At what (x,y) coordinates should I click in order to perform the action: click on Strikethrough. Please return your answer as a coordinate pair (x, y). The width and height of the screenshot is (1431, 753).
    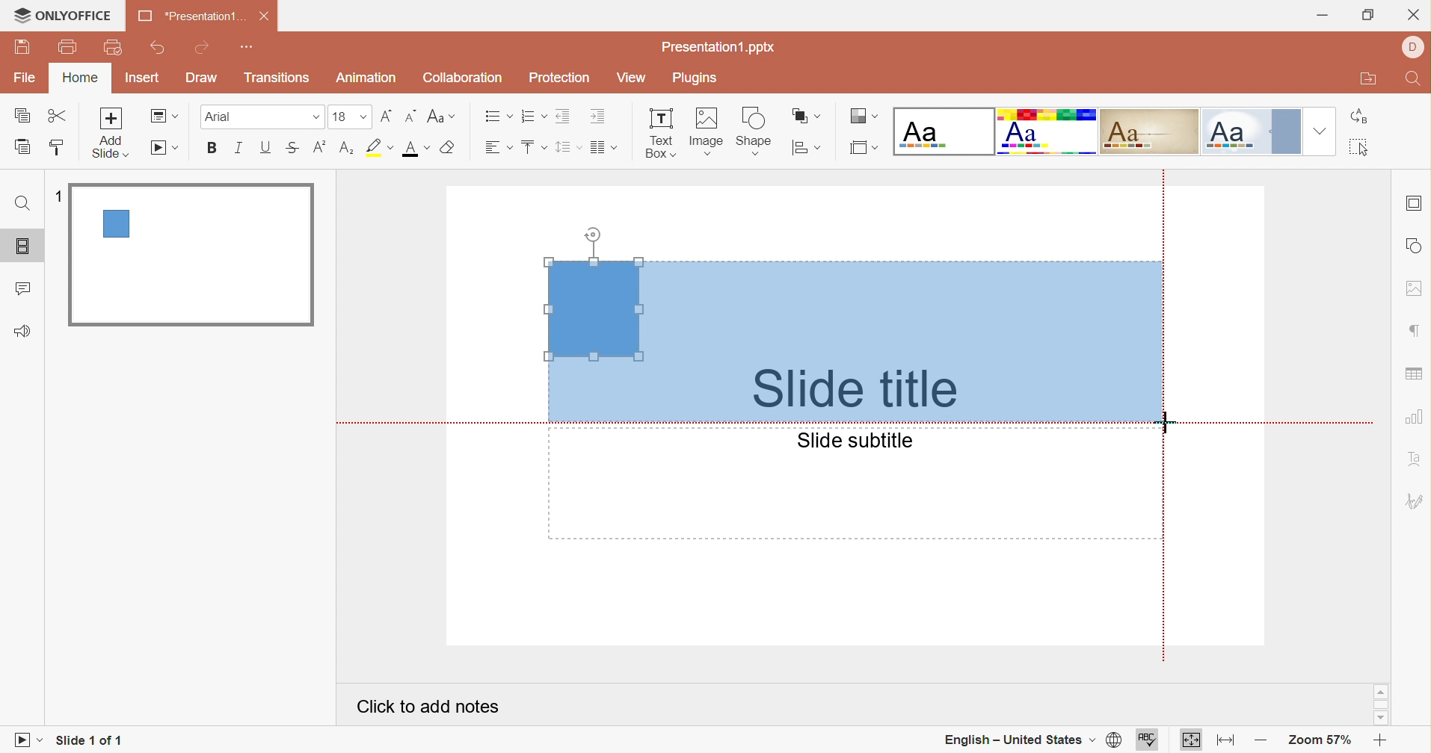
    Looking at the image, I should click on (292, 149).